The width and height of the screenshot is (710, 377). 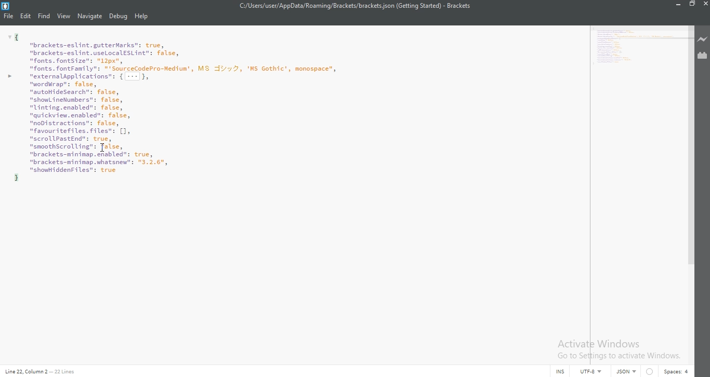 I want to click on Restore, so click(x=691, y=4).